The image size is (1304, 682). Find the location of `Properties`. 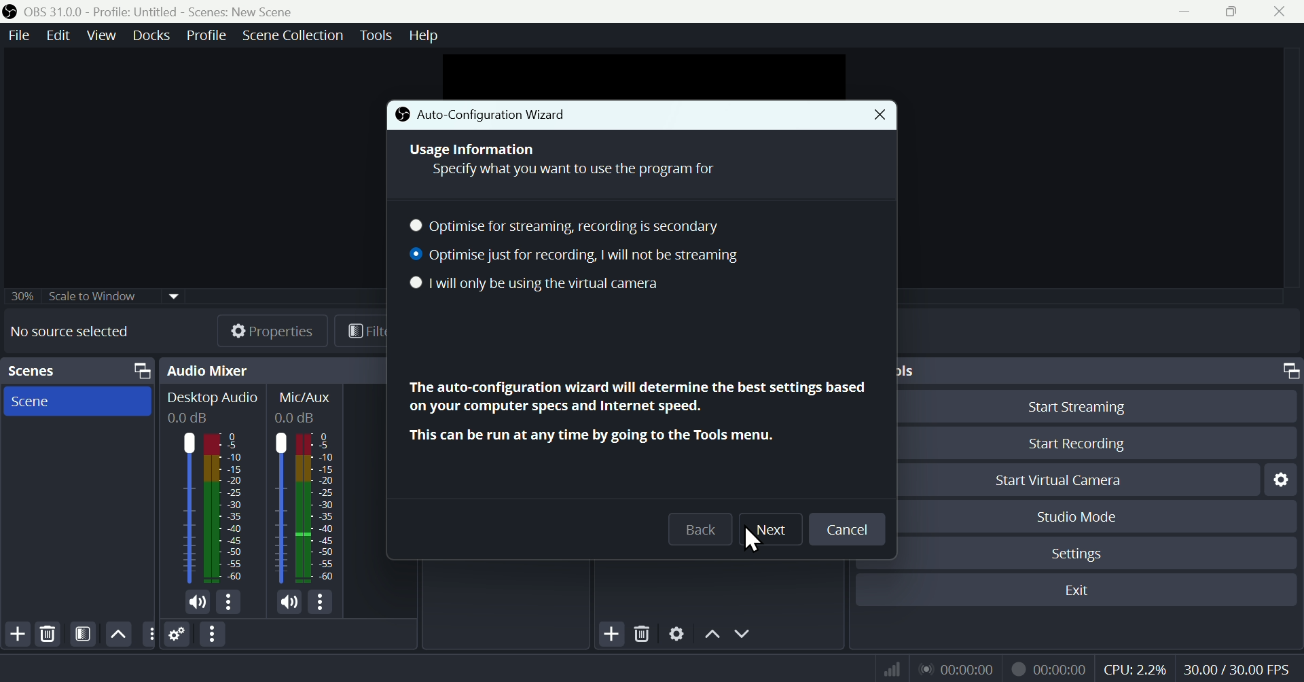

Properties is located at coordinates (259, 330).